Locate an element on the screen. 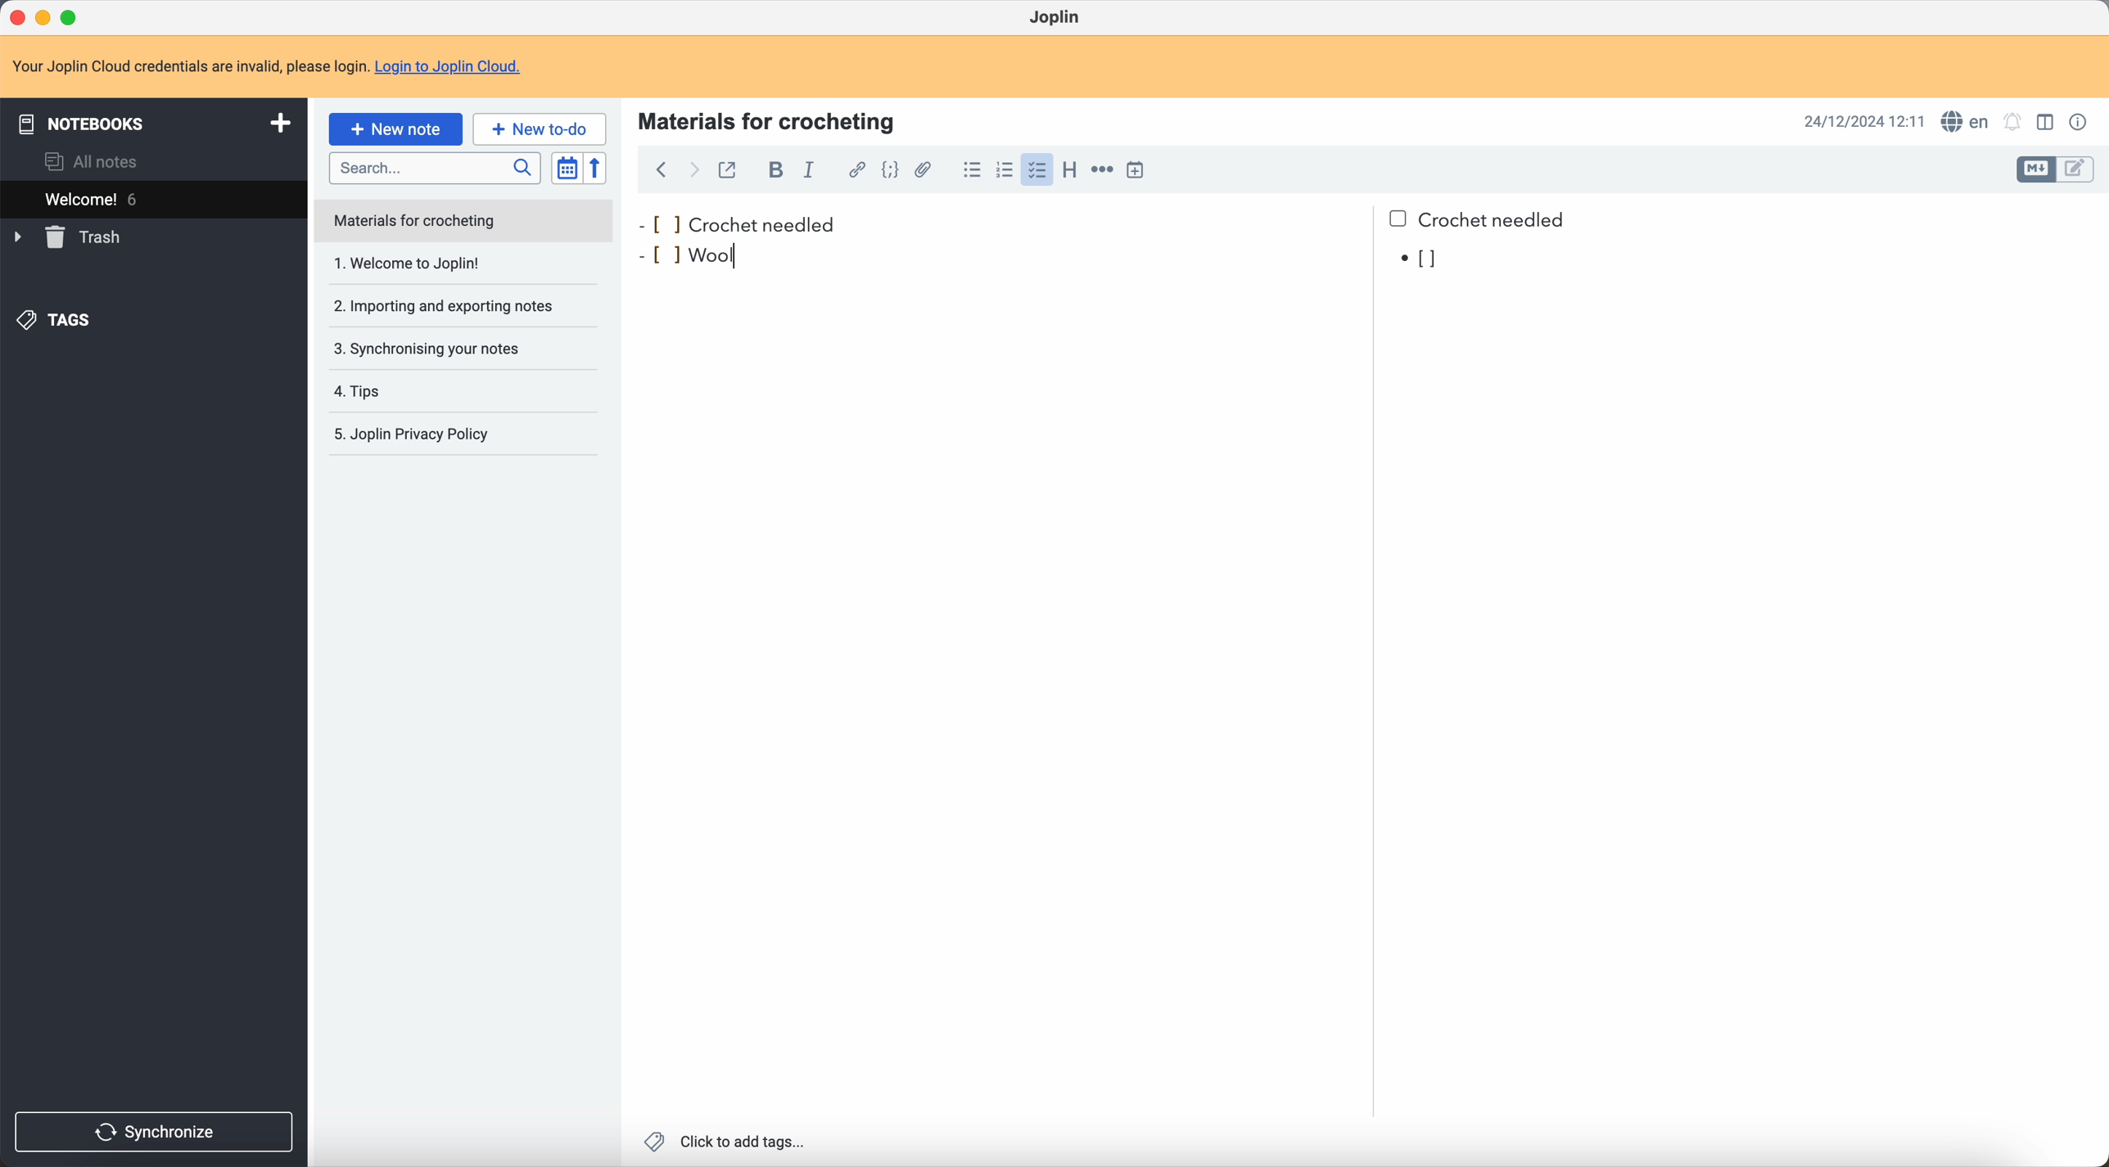 The image size is (2109, 1167). hyperlink is located at coordinates (853, 169).